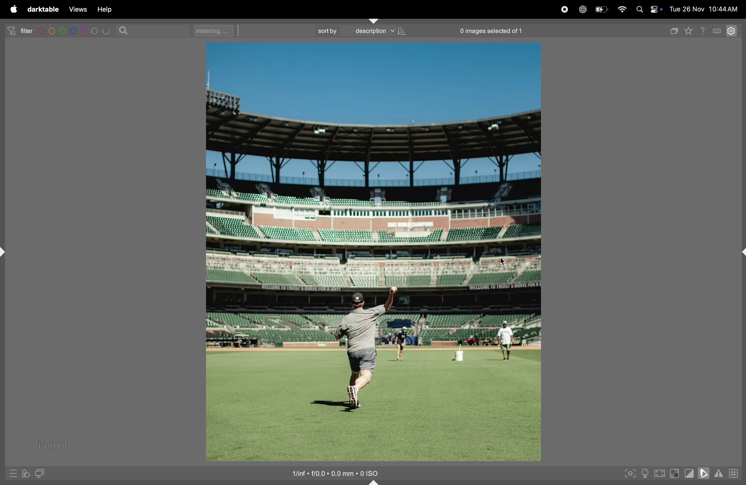  I want to click on 0 images selected, so click(500, 31).